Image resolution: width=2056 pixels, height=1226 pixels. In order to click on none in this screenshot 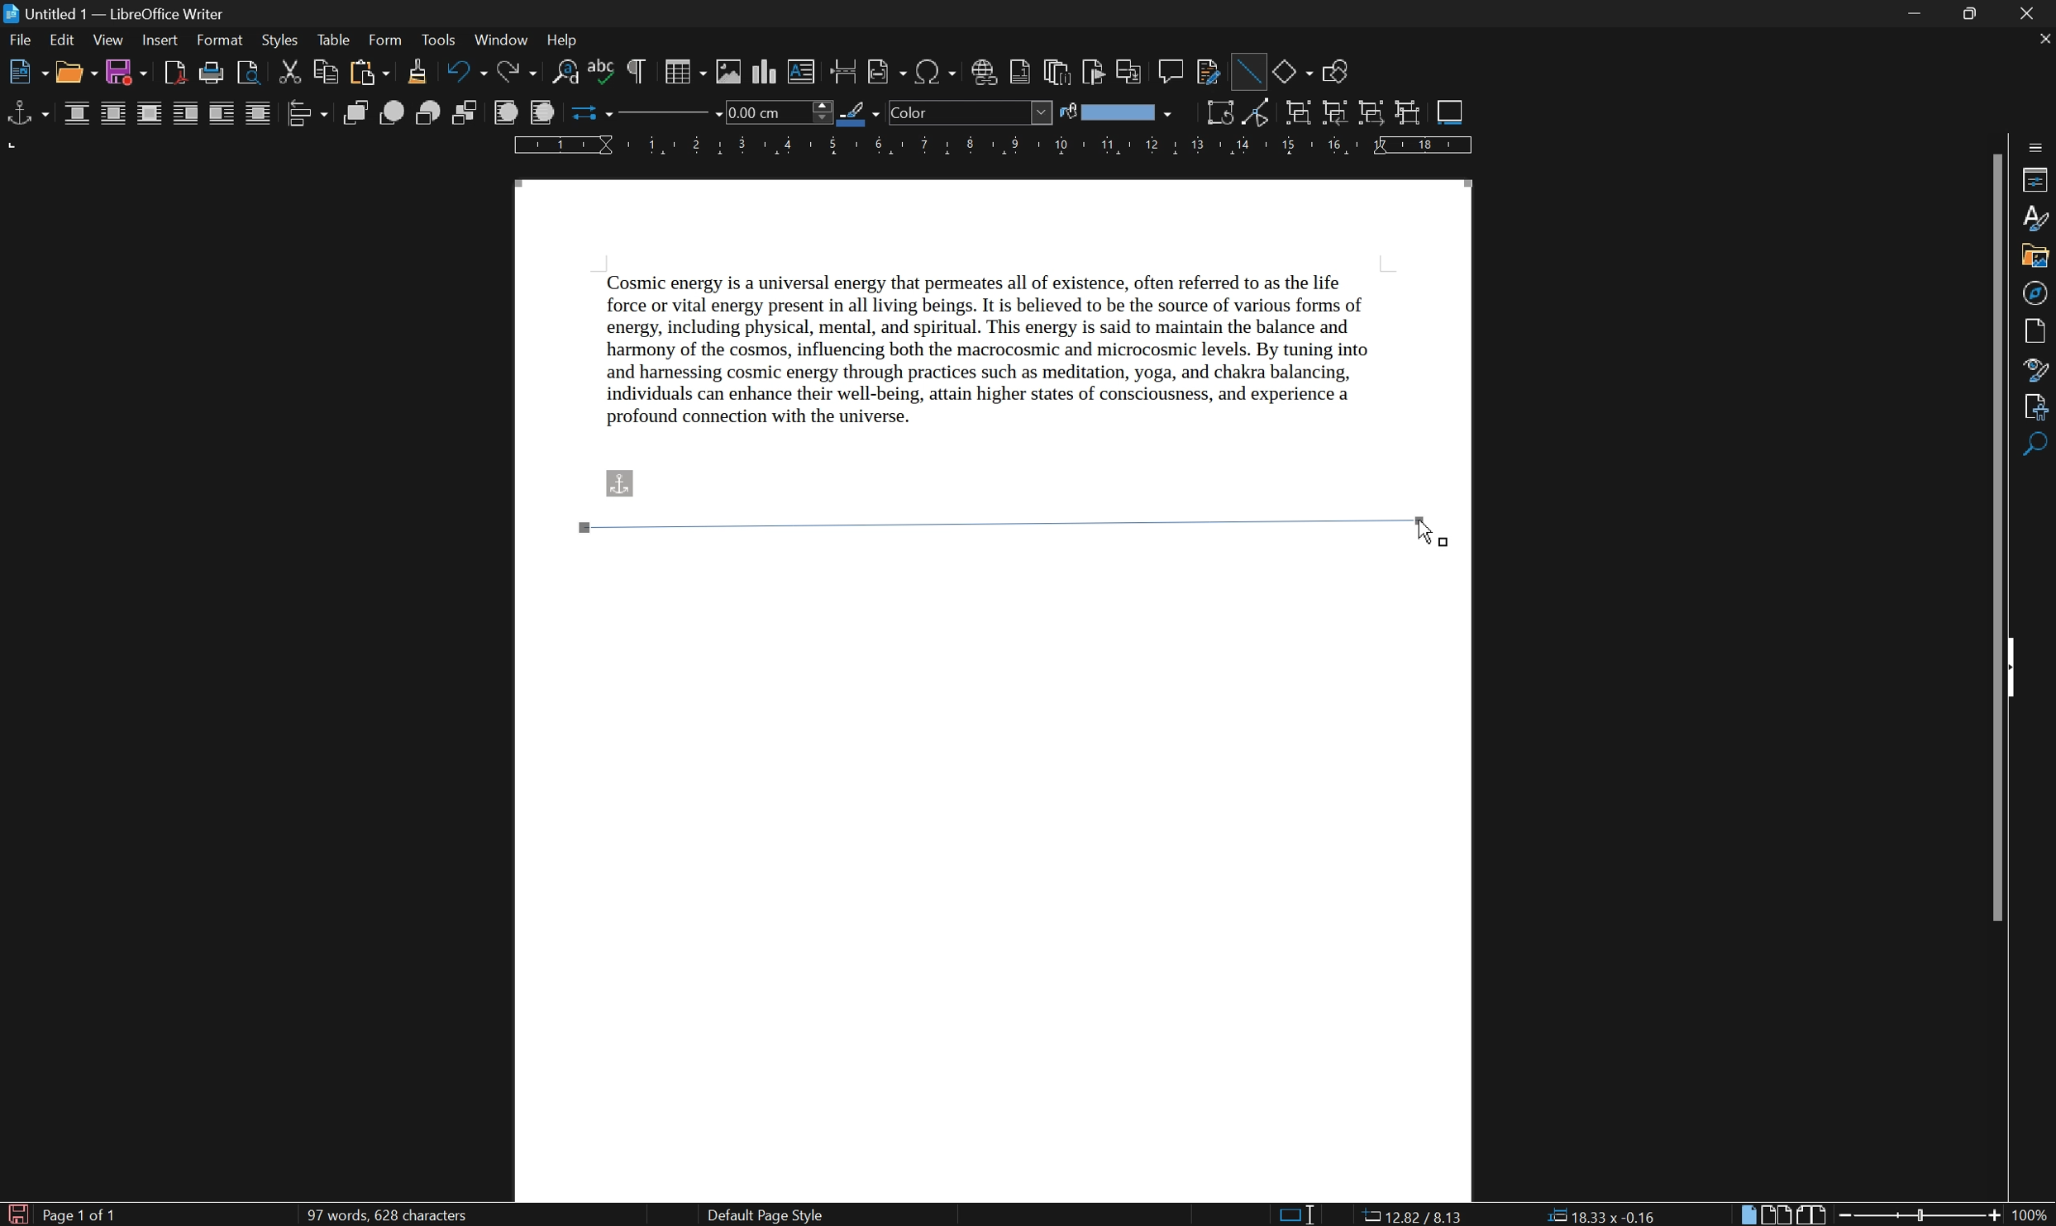, I will do `click(79, 114)`.